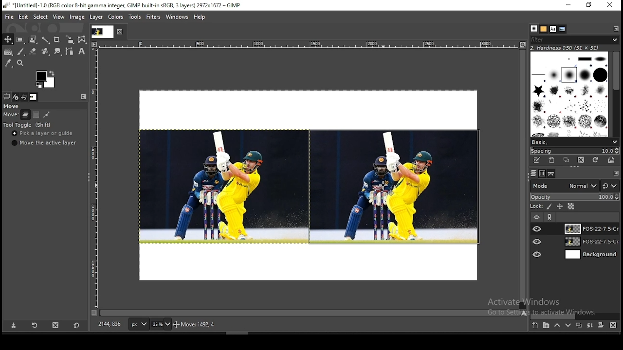 Image resolution: width=623 pixels, height=350 pixels. I want to click on Minimise , so click(568, 5).